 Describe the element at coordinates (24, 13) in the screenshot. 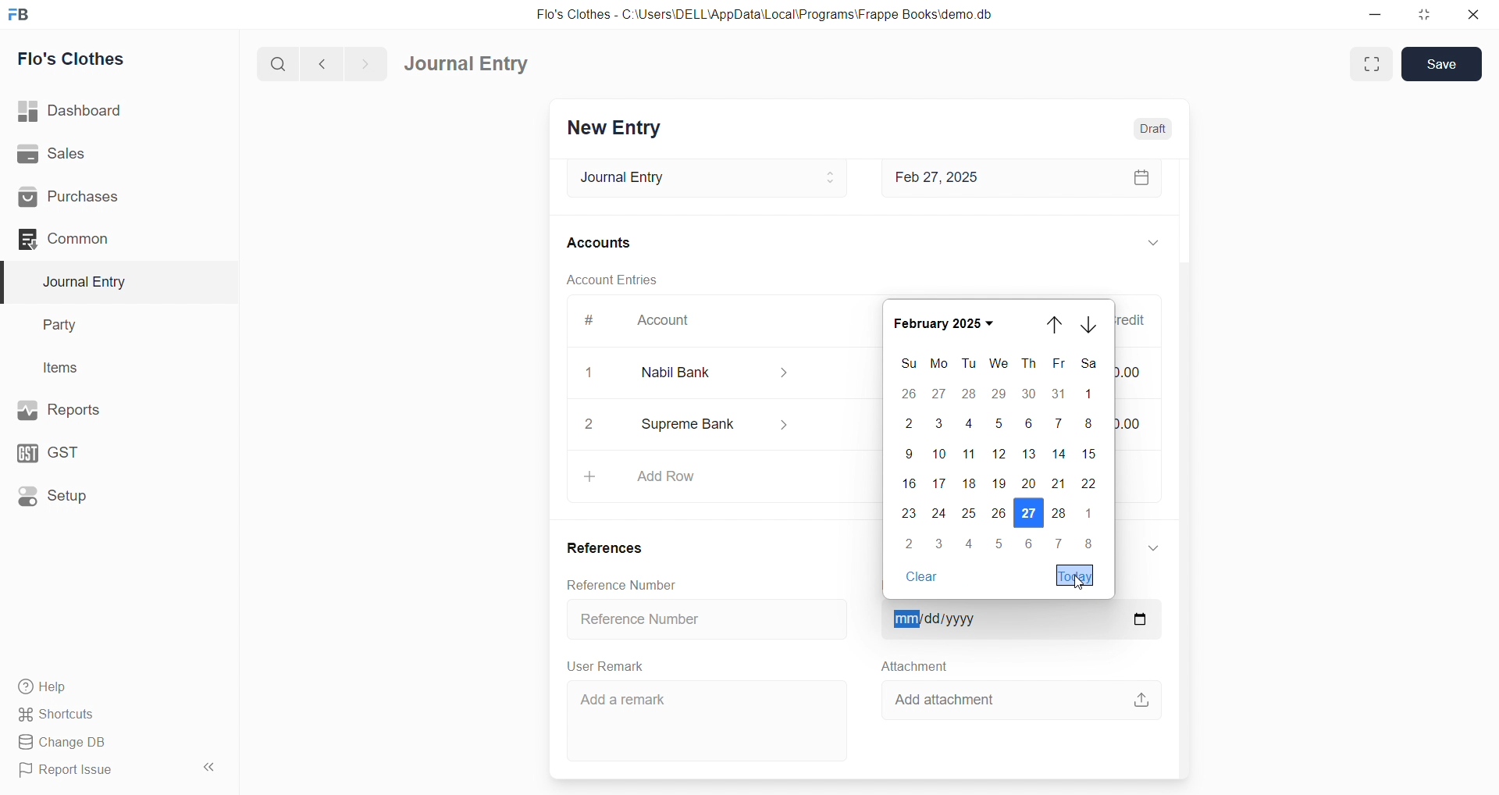

I see `logo` at that location.